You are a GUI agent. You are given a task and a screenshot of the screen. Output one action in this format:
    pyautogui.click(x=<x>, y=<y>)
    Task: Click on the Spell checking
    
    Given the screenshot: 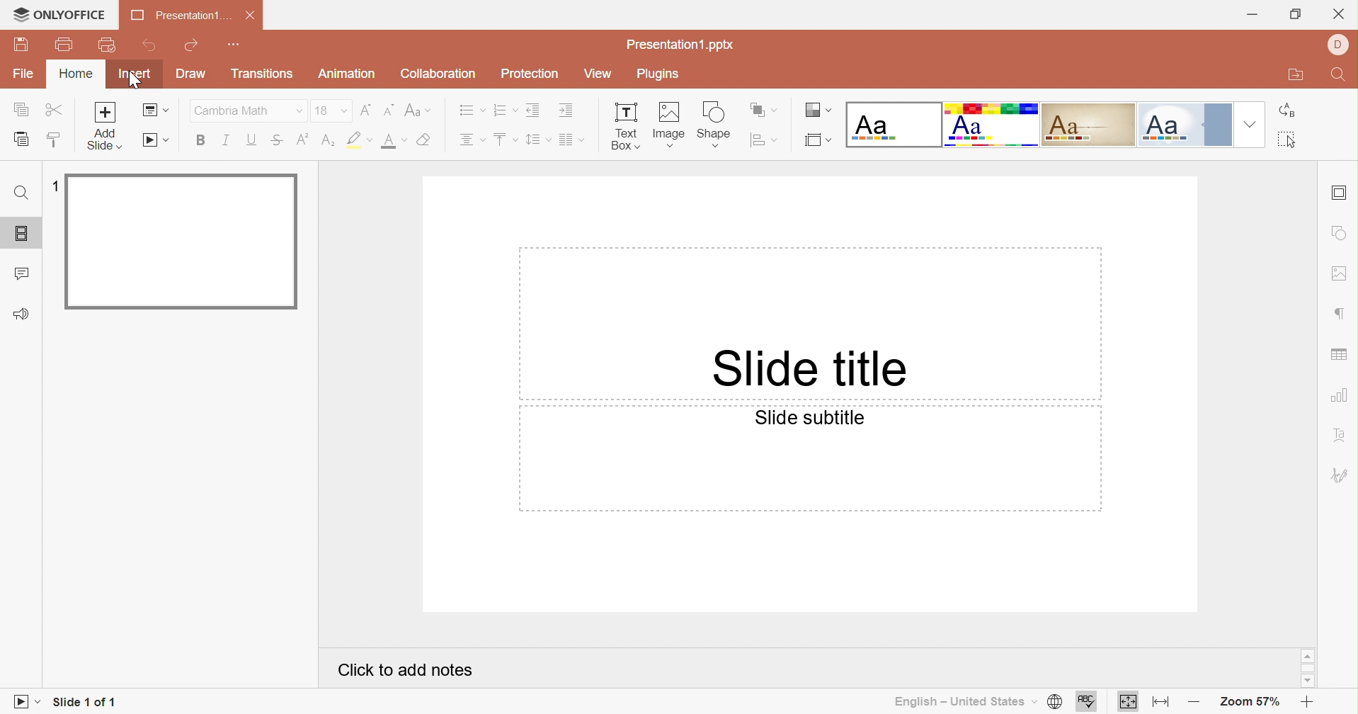 What is the action you would take?
    pyautogui.click(x=1085, y=702)
    